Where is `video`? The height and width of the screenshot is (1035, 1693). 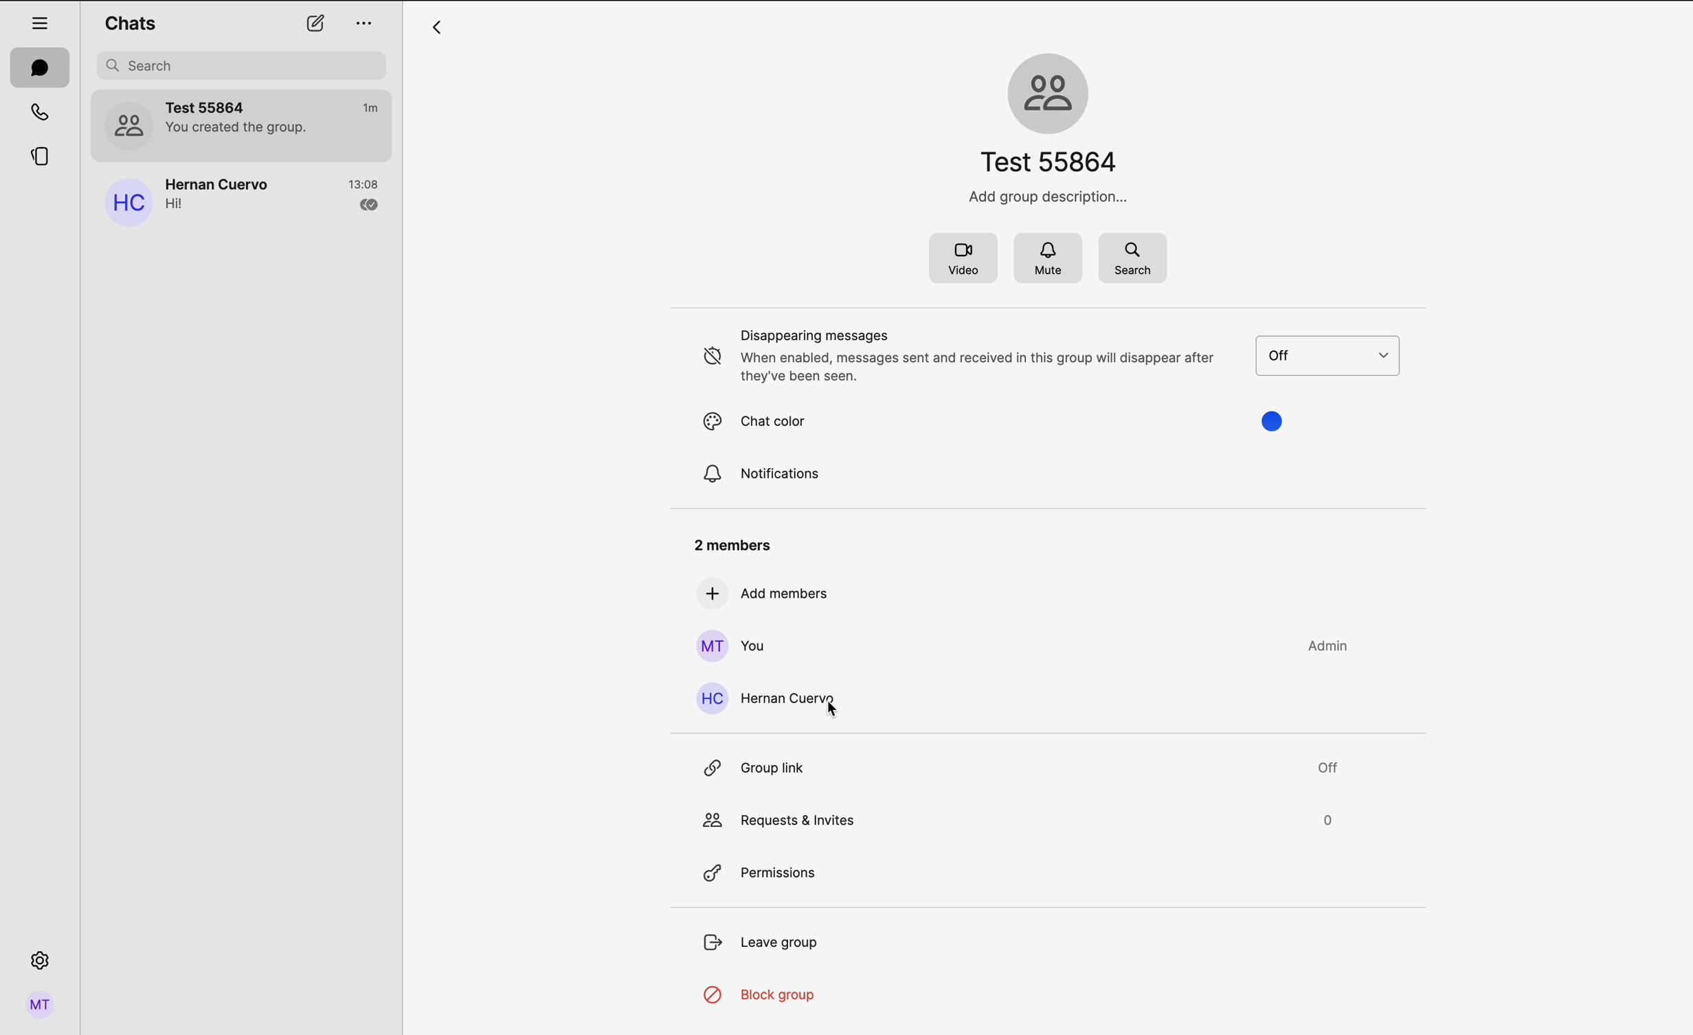
video is located at coordinates (964, 256).